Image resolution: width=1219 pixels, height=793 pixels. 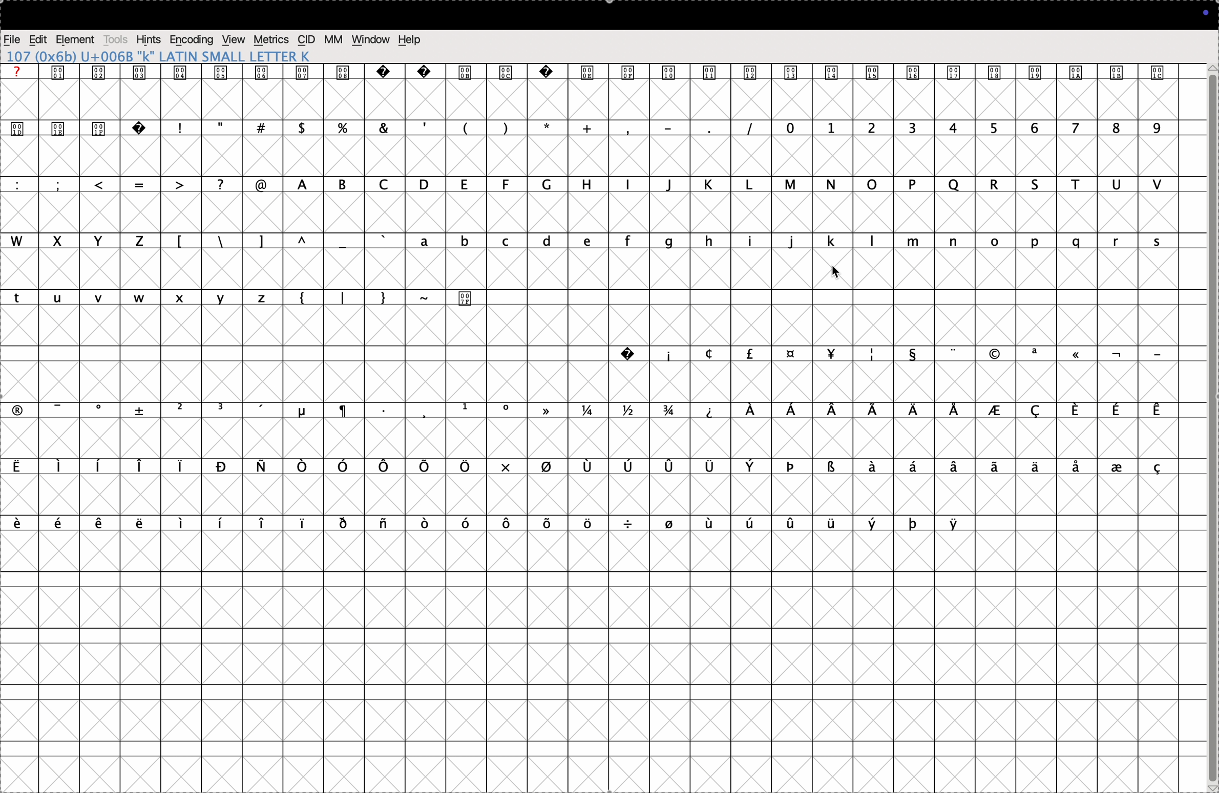 What do you see at coordinates (143, 297) in the screenshot?
I see `w` at bounding box center [143, 297].